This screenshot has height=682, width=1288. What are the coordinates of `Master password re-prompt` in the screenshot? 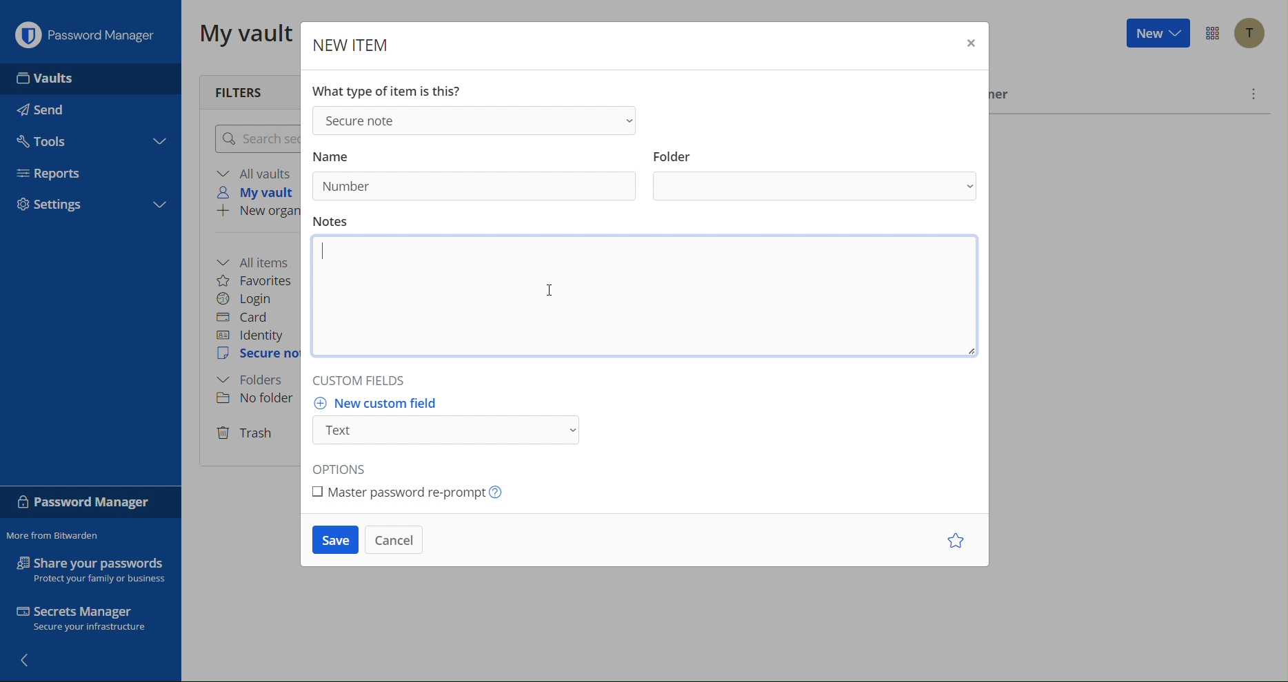 It's located at (412, 493).